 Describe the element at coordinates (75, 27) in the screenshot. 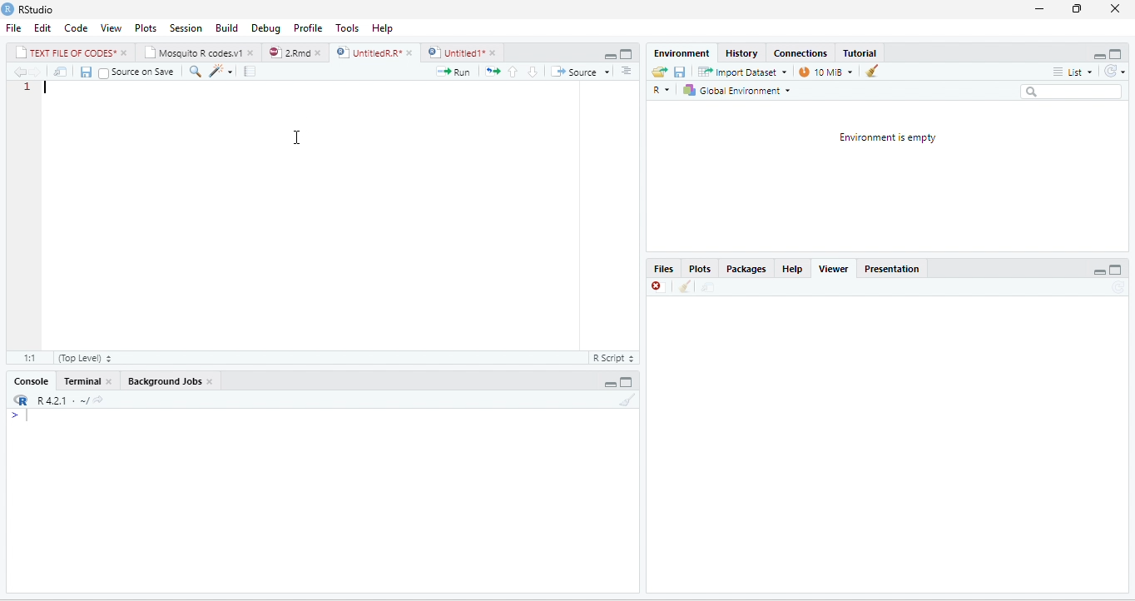

I see `Code` at that location.